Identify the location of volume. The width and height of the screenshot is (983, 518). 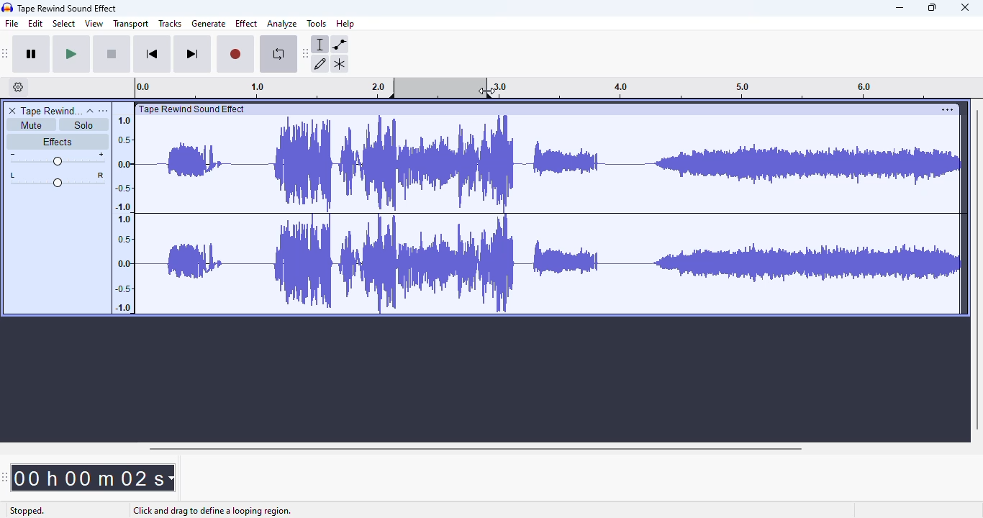
(57, 160).